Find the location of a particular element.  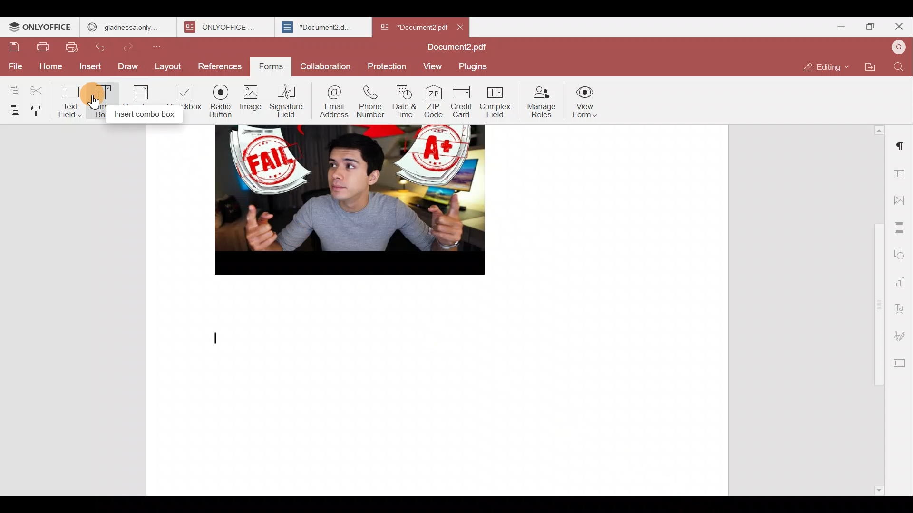

Insert combo box is located at coordinates (145, 114).